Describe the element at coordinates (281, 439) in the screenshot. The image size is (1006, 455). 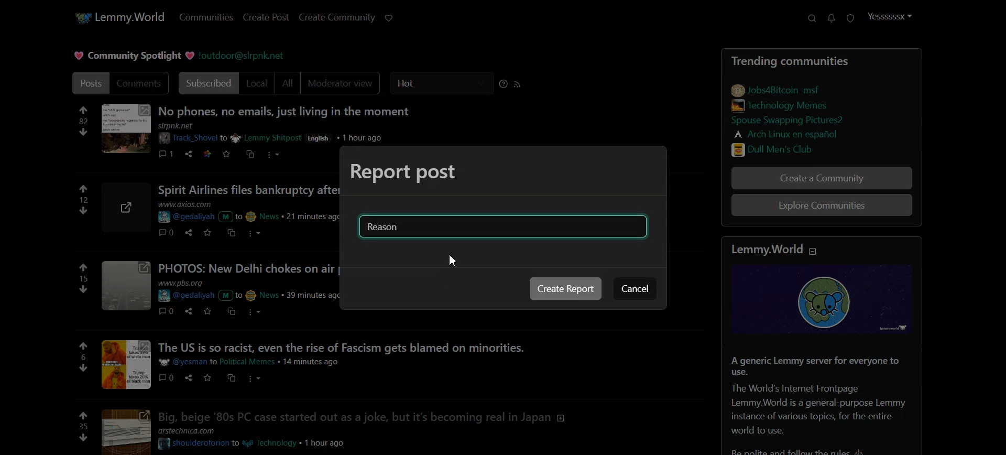
I see `post details` at that location.